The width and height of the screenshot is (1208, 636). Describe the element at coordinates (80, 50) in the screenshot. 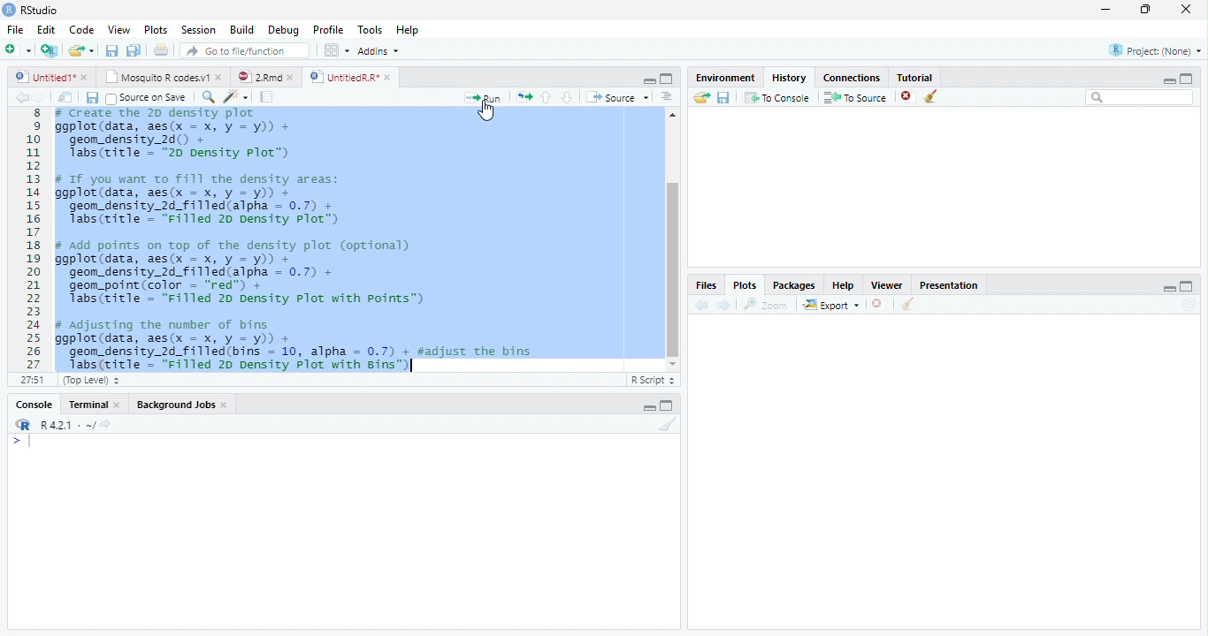

I see `open an existing file` at that location.